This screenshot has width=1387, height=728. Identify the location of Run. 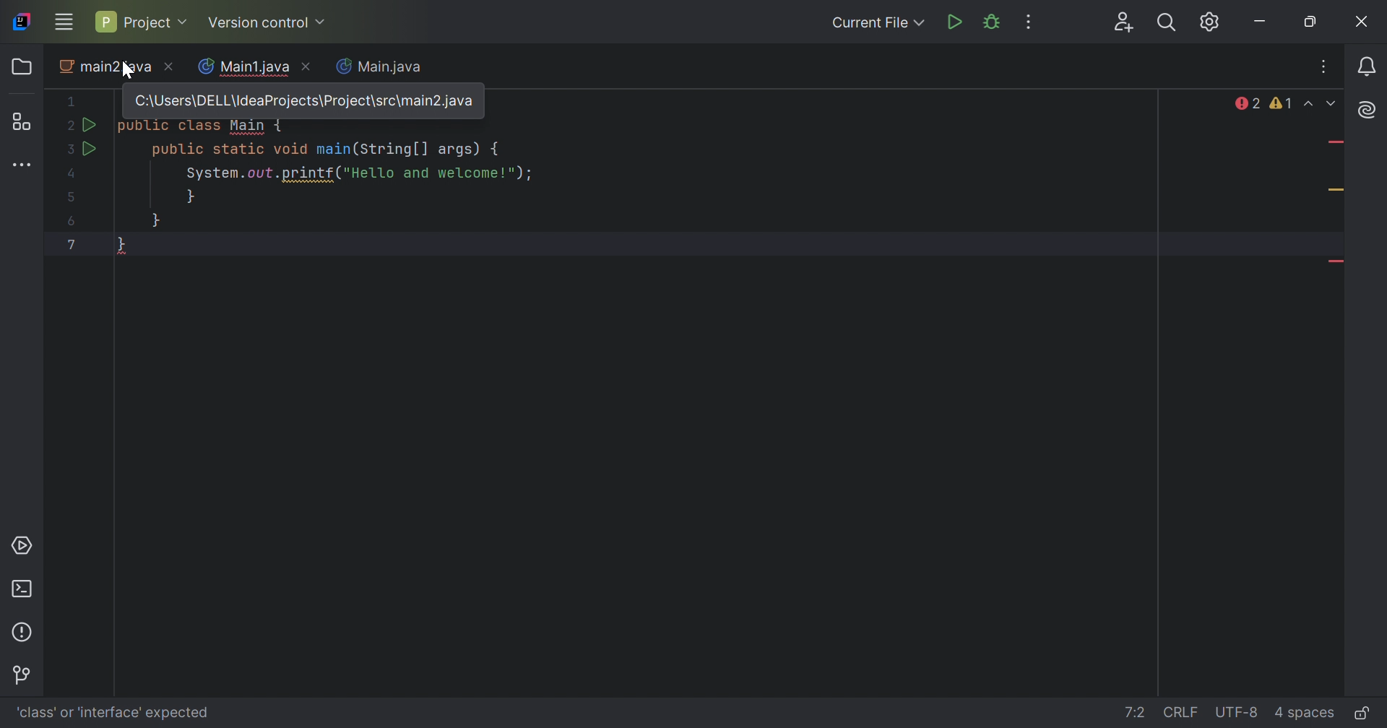
(954, 24).